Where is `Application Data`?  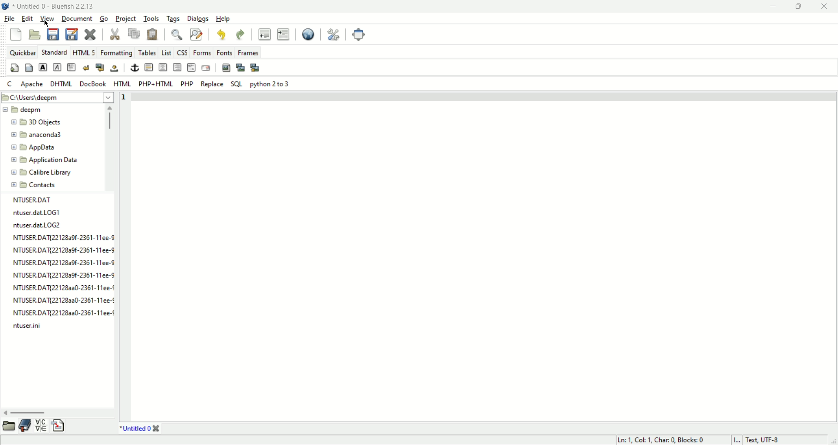 Application Data is located at coordinates (45, 160).